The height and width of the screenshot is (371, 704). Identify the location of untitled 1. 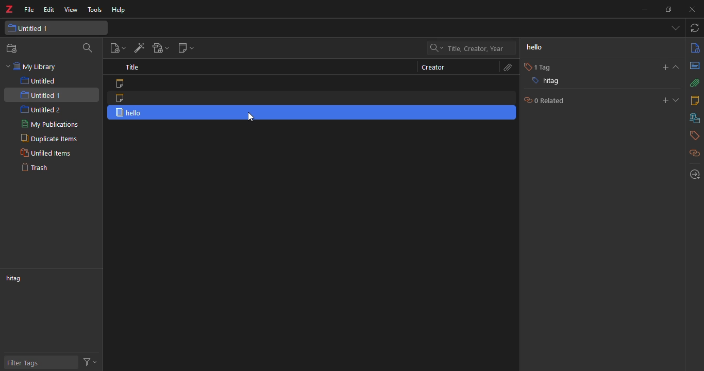
(29, 29).